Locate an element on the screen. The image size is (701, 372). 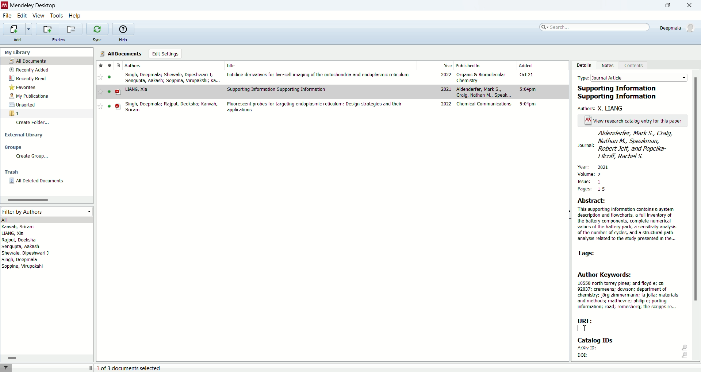
recently read is located at coordinates (27, 79).